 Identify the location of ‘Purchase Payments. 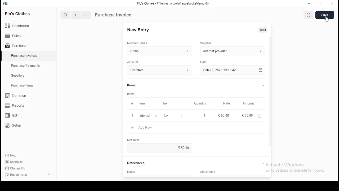
(26, 66).